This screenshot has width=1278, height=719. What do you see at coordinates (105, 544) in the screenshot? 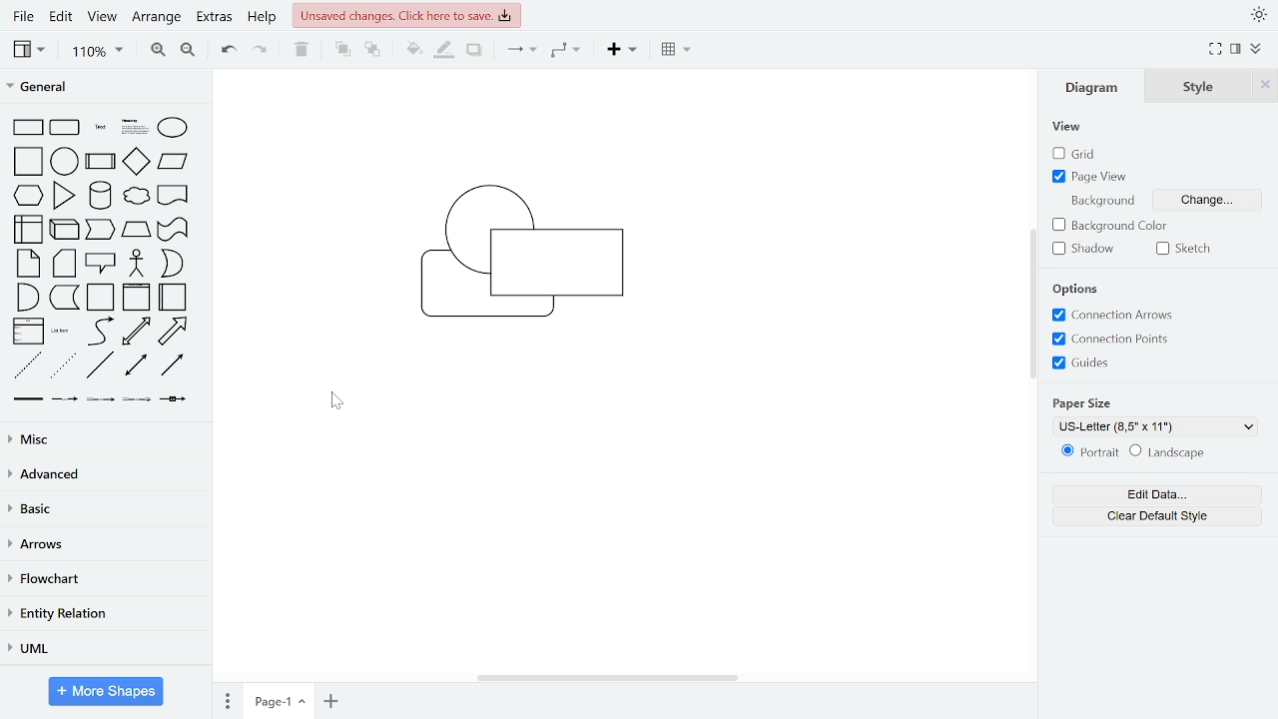
I see `arrows` at bounding box center [105, 544].